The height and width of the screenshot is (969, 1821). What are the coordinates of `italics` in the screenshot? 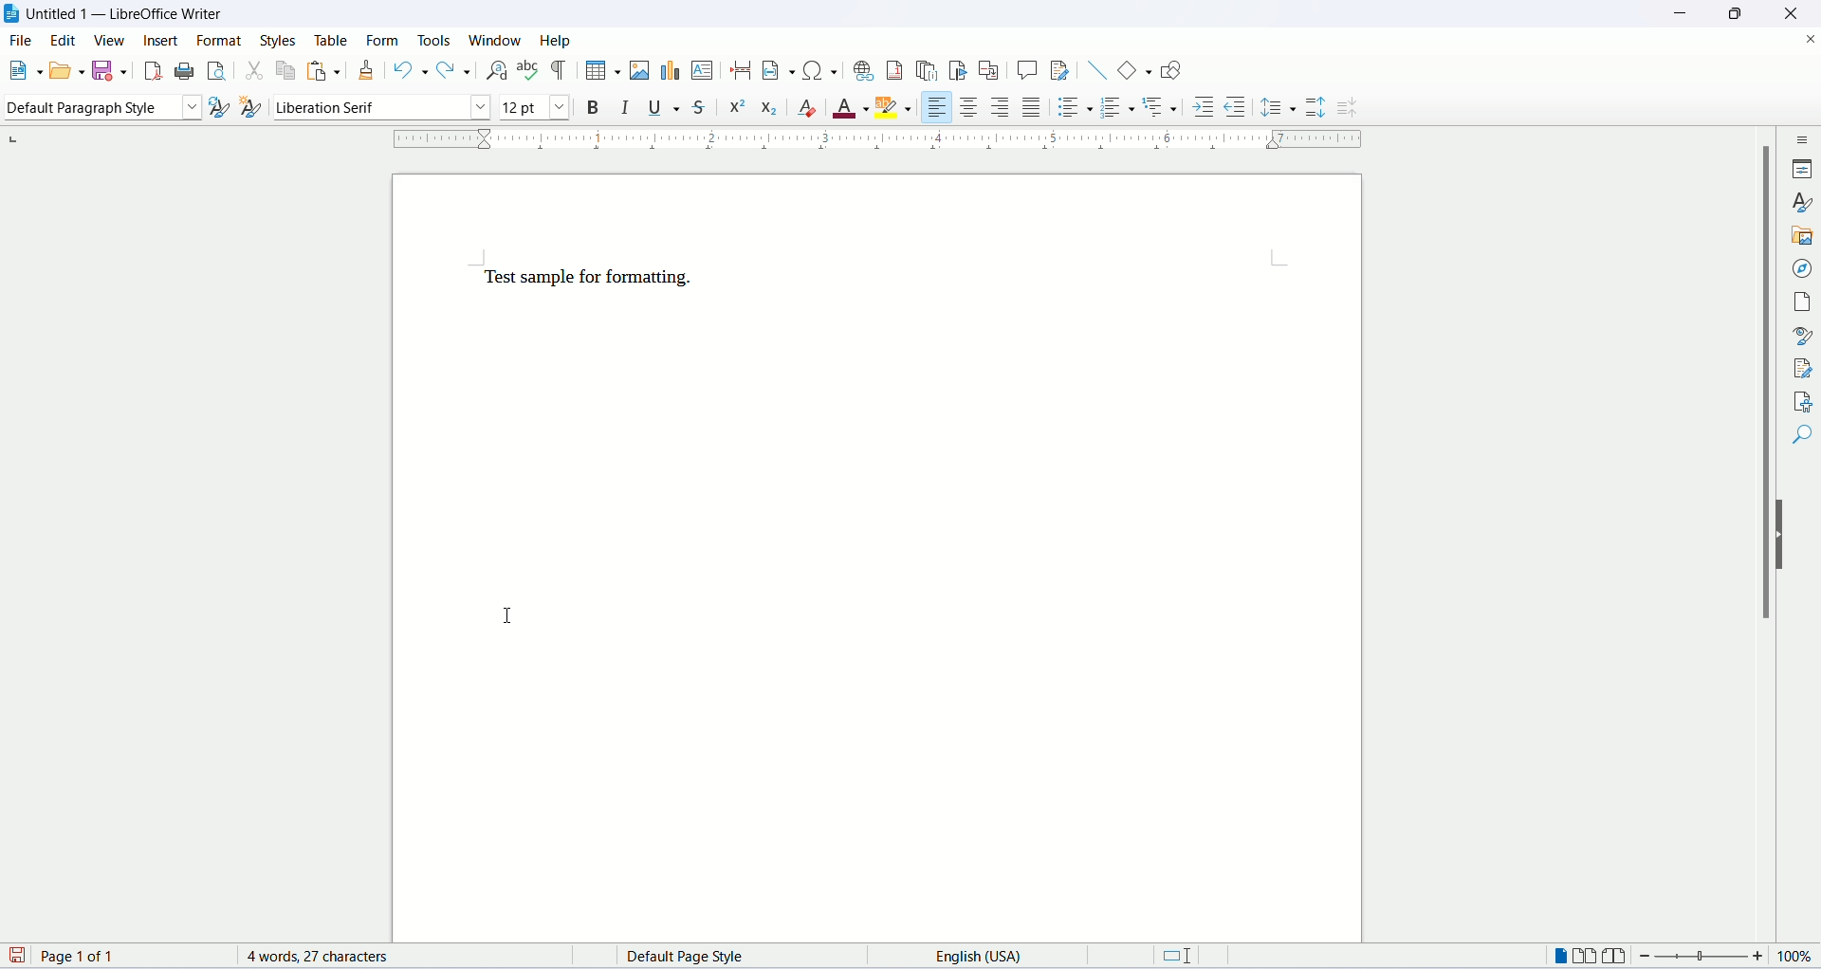 It's located at (624, 109).